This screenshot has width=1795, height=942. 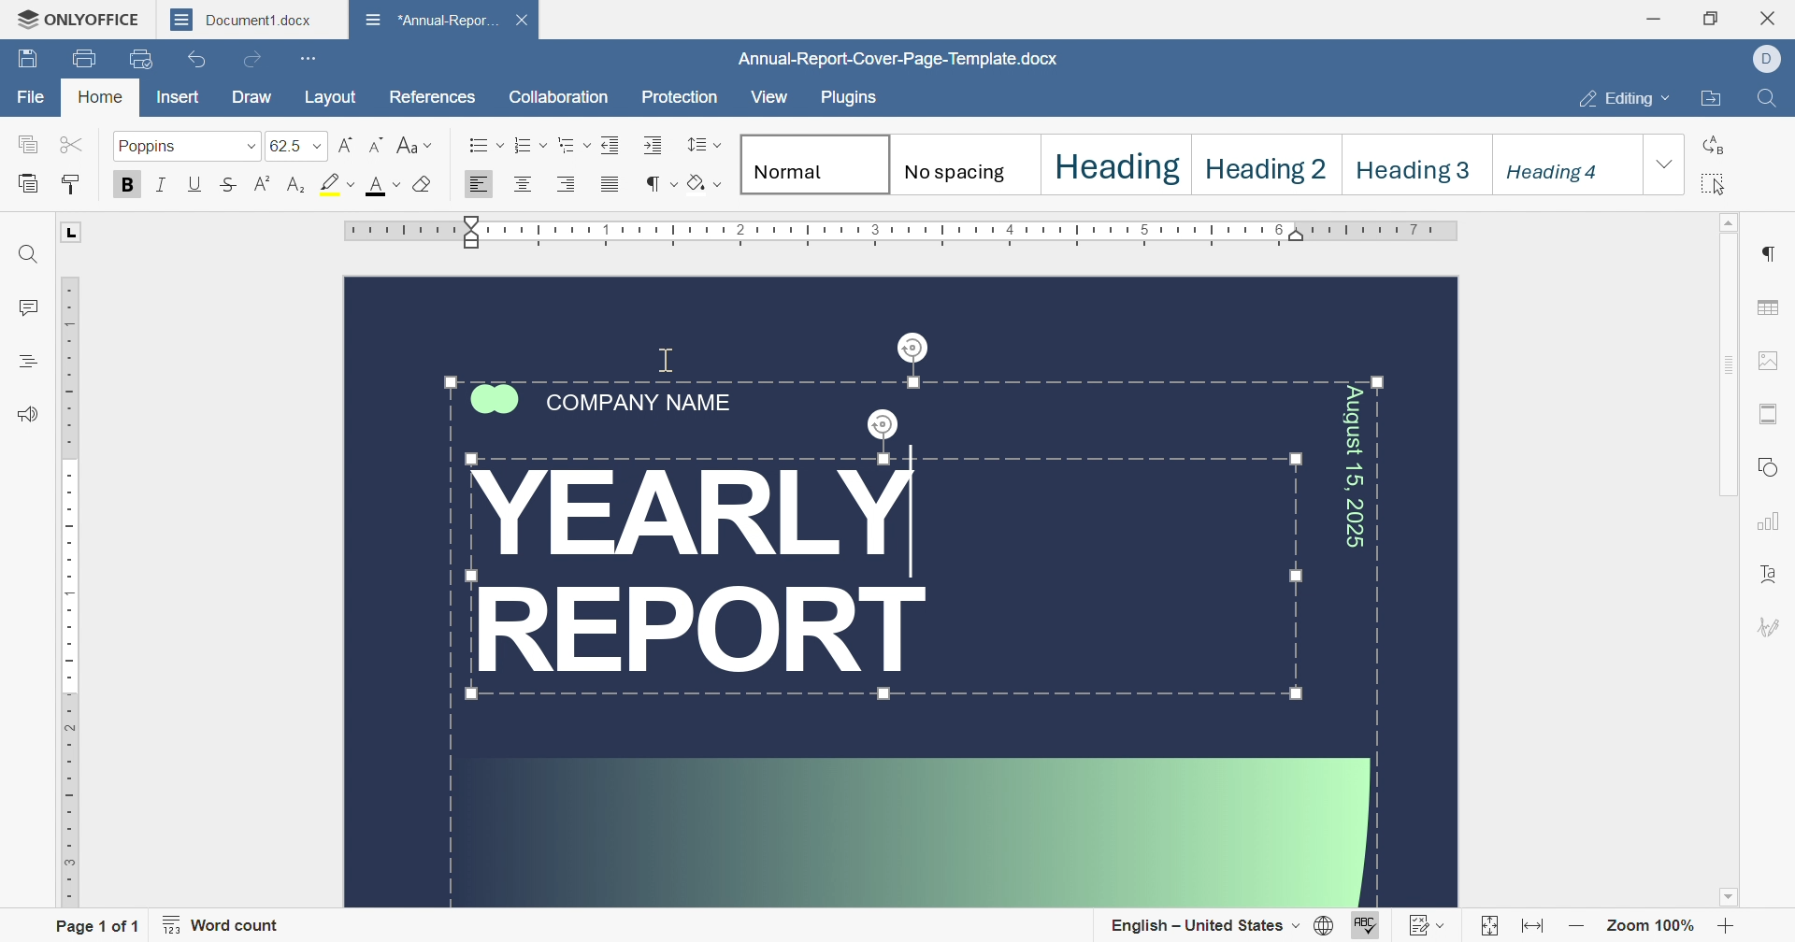 I want to click on open file location, so click(x=1710, y=100).